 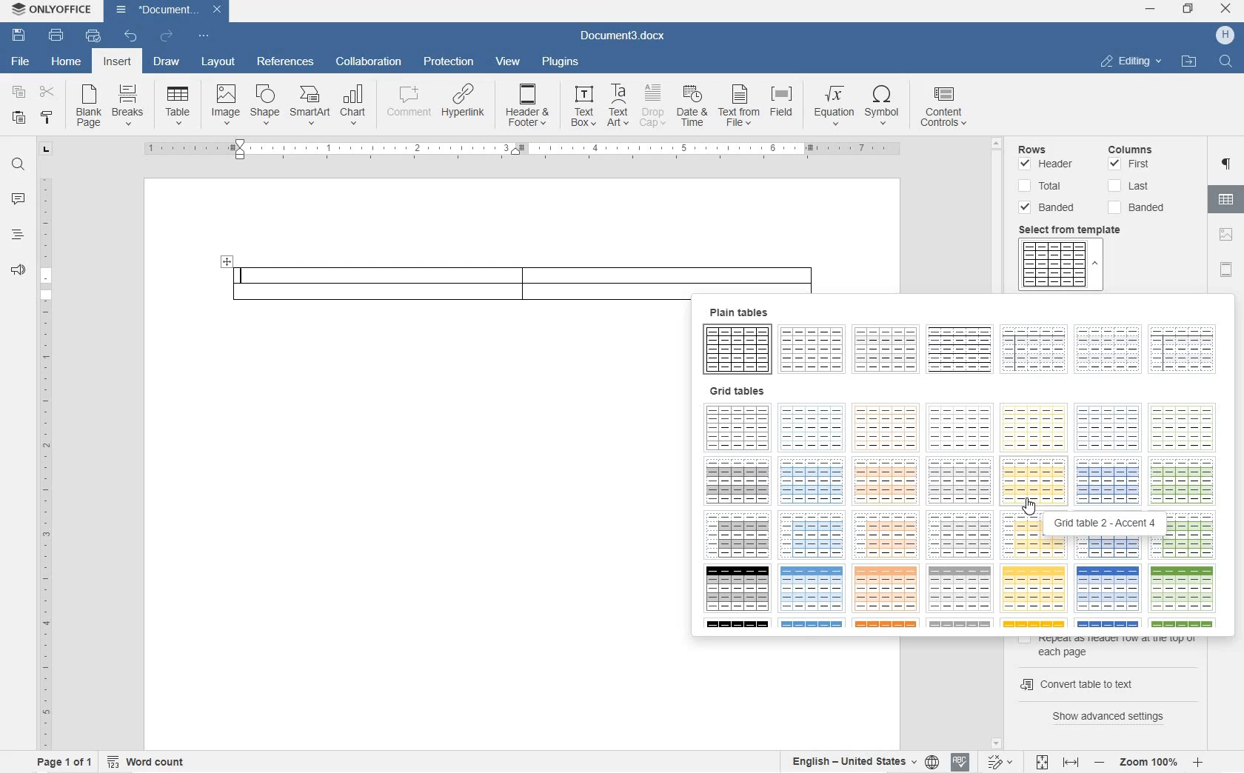 I want to click on FIT TO PAGE OR WIDTH, so click(x=1057, y=763).